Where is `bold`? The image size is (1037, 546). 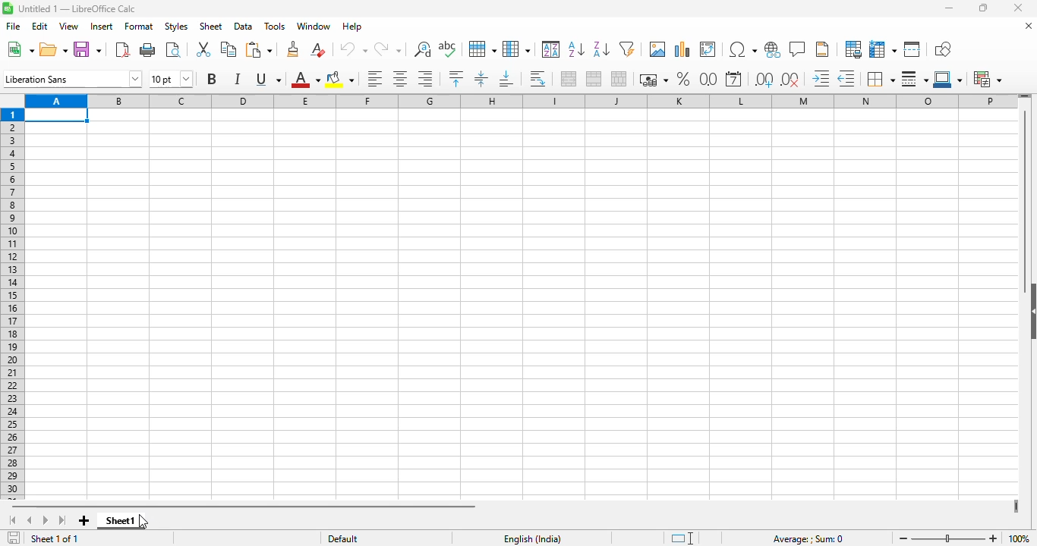 bold is located at coordinates (212, 78).